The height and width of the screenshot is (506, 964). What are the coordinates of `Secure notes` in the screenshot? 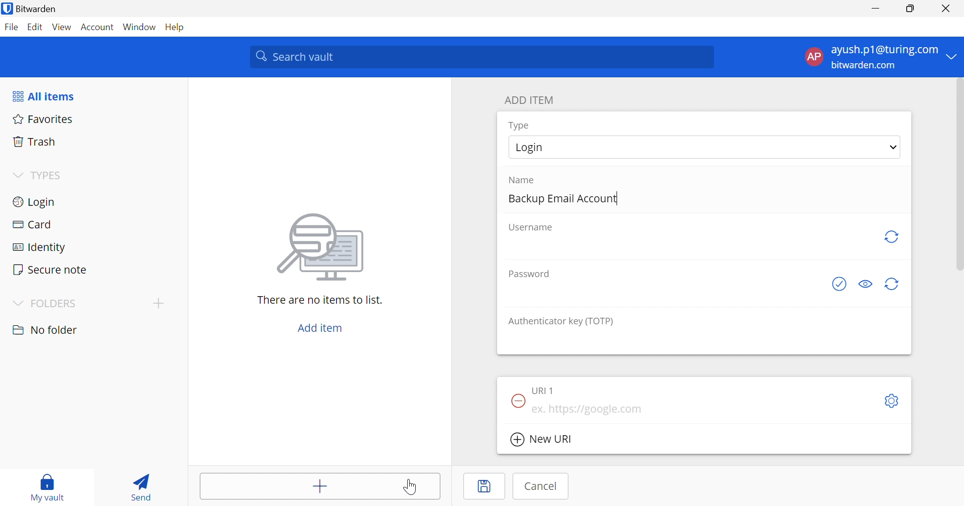 It's located at (51, 270).